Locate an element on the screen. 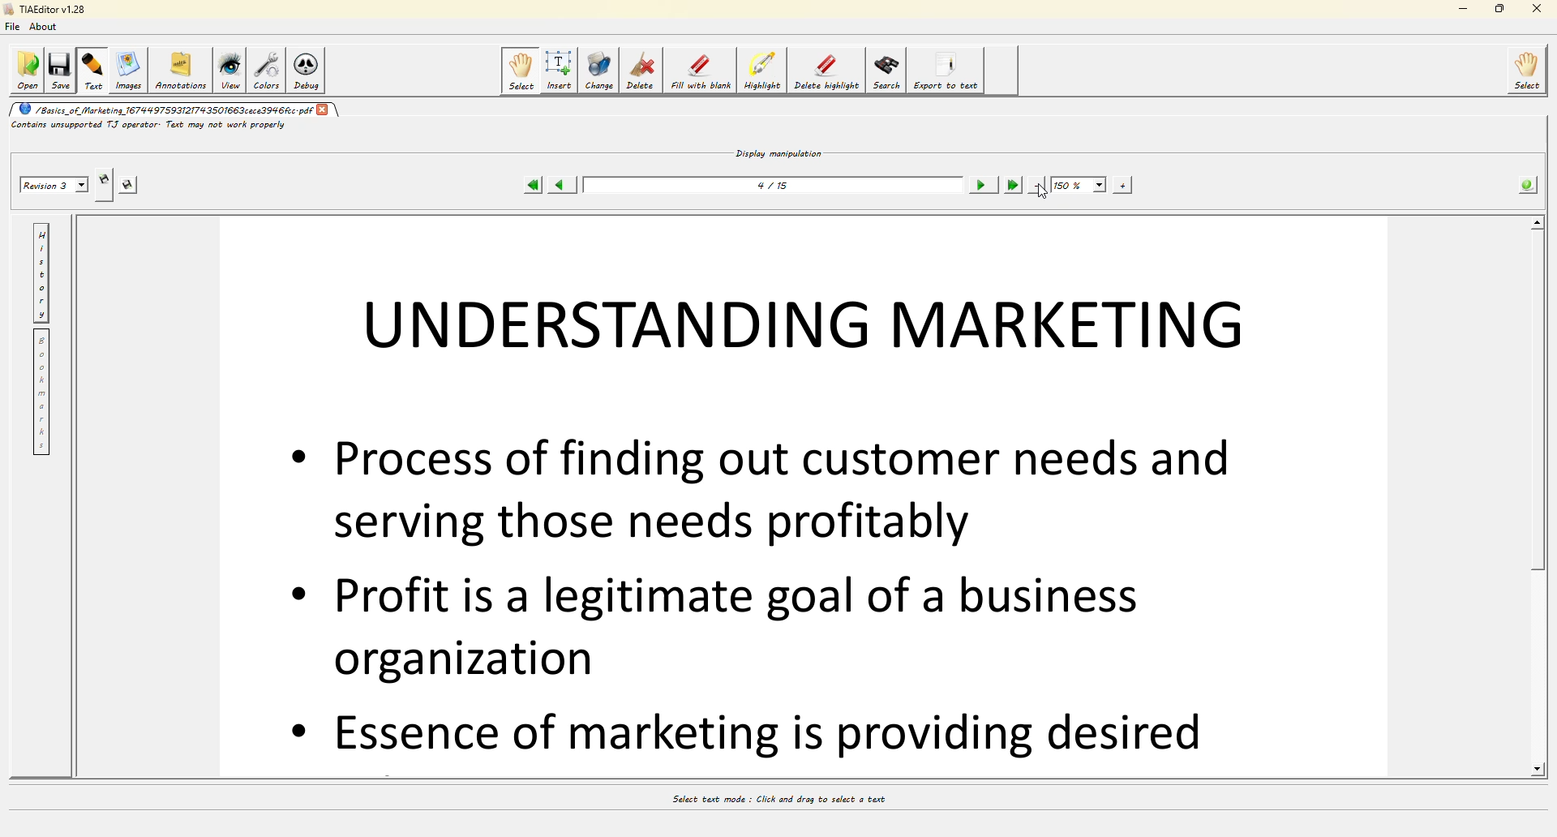 This screenshot has width=1557, height=837. scroll up is located at coordinates (1539, 222).